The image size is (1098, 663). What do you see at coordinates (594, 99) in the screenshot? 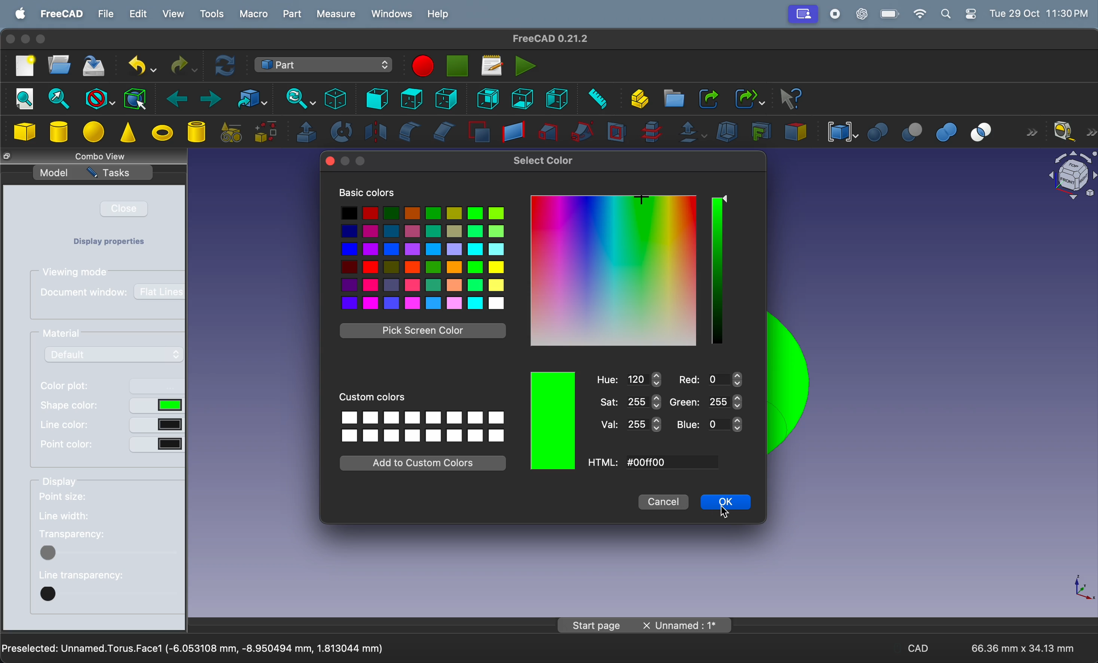
I see `measure distance` at bounding box center [594, 99].